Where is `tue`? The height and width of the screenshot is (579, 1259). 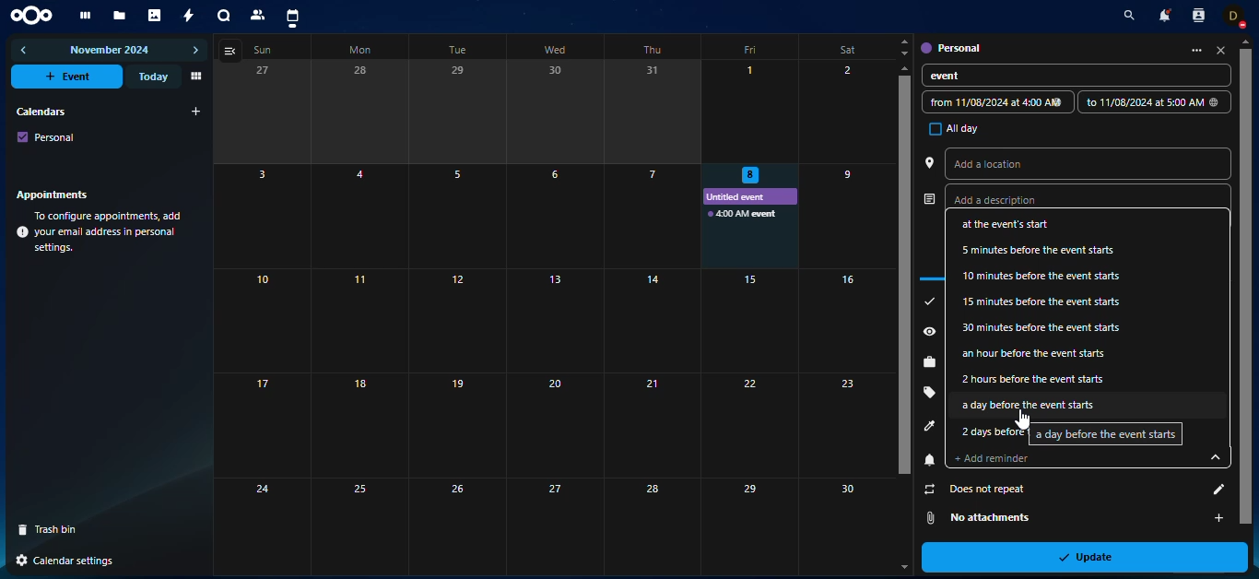 tue is located at coordinates (462, 50).